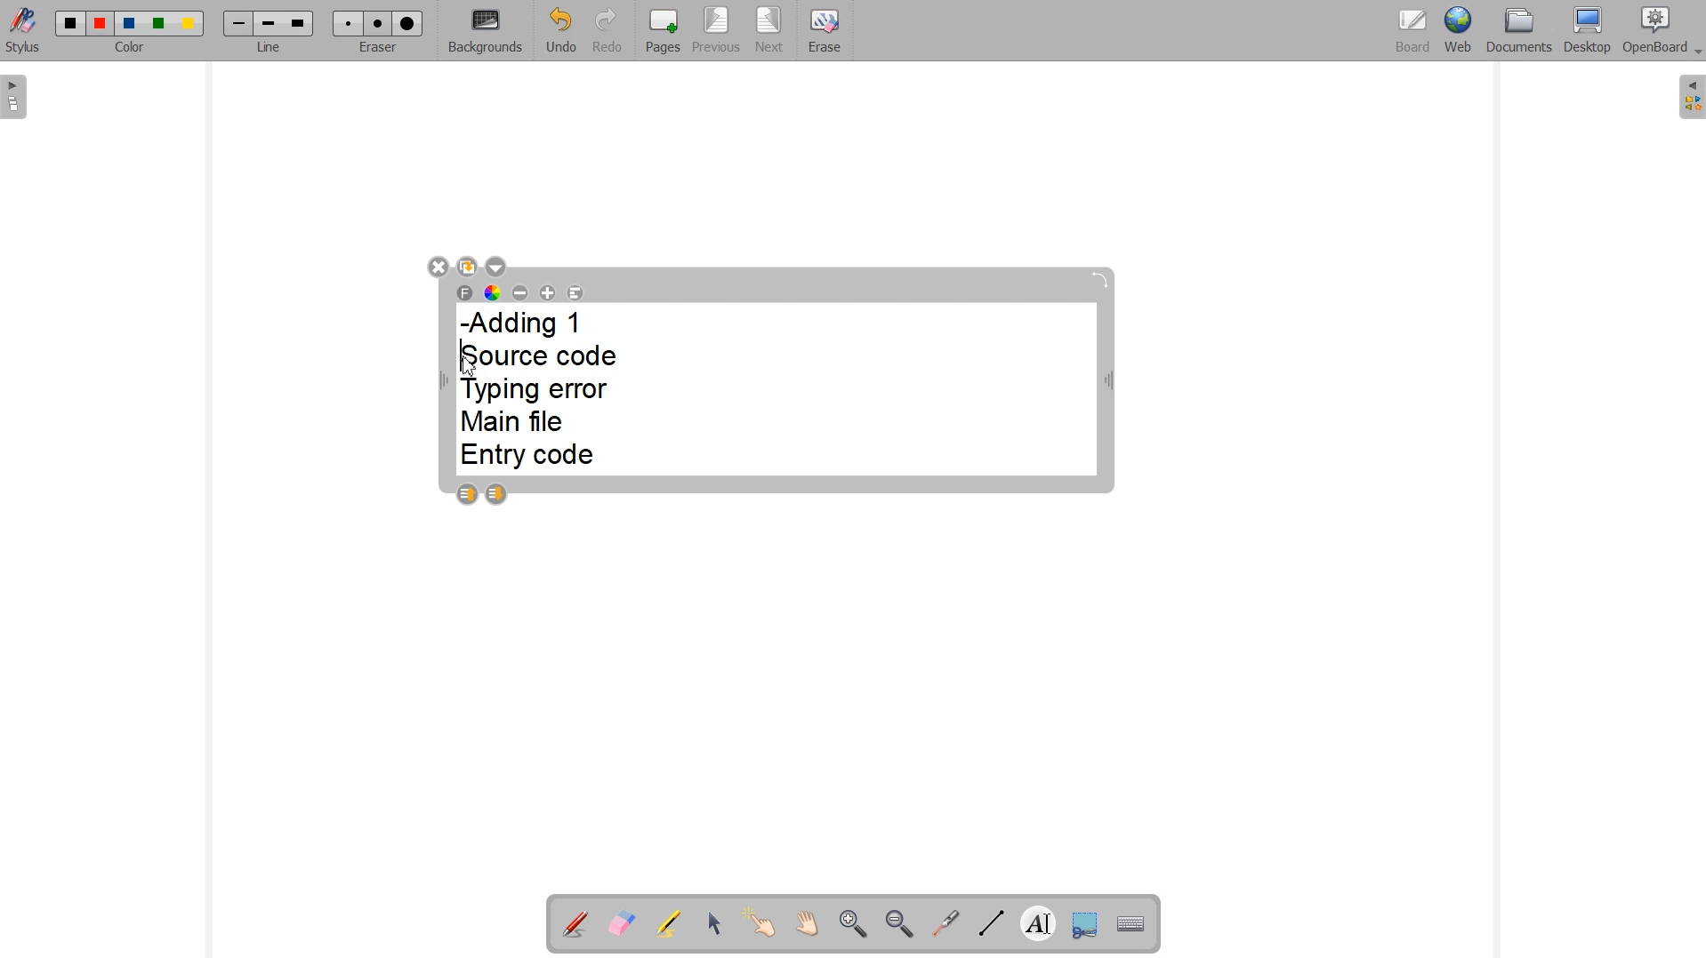 The image size is (1706, 958). What do you see at coordinates (559, 30) in the screenshot?
I see `Undo` at bounding box center [559, 30].